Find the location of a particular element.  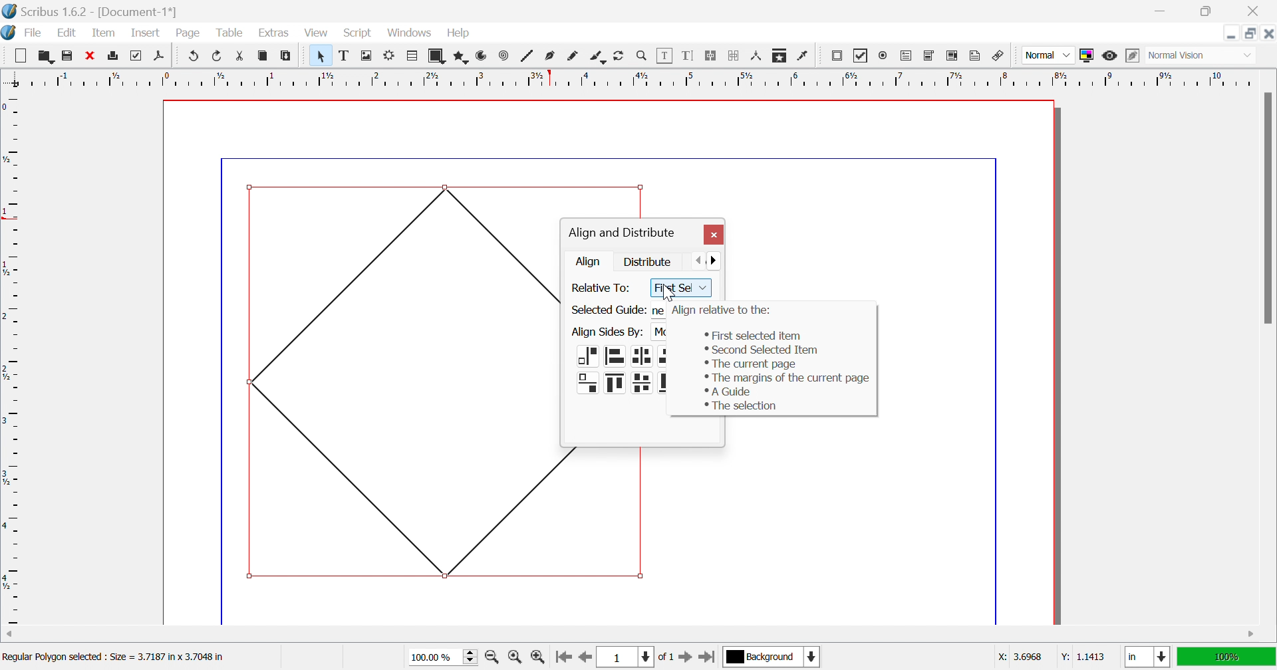

First select is located at coordinates (680, 288).